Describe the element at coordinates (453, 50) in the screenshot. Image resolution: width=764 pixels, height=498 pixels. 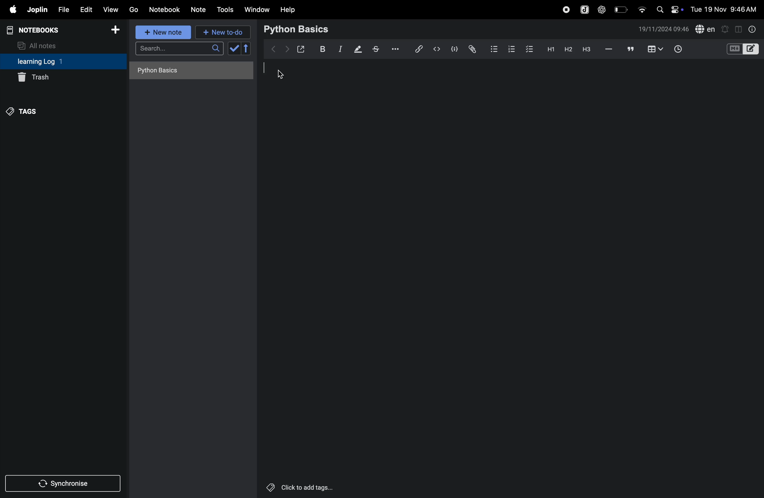
I see `code block` at that location.